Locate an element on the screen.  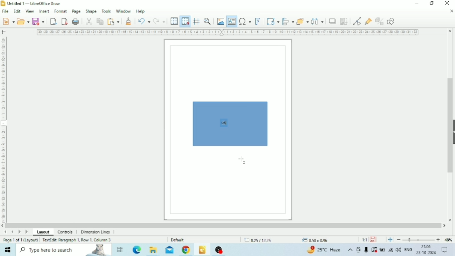
Language is located at coordinates (408, 249).